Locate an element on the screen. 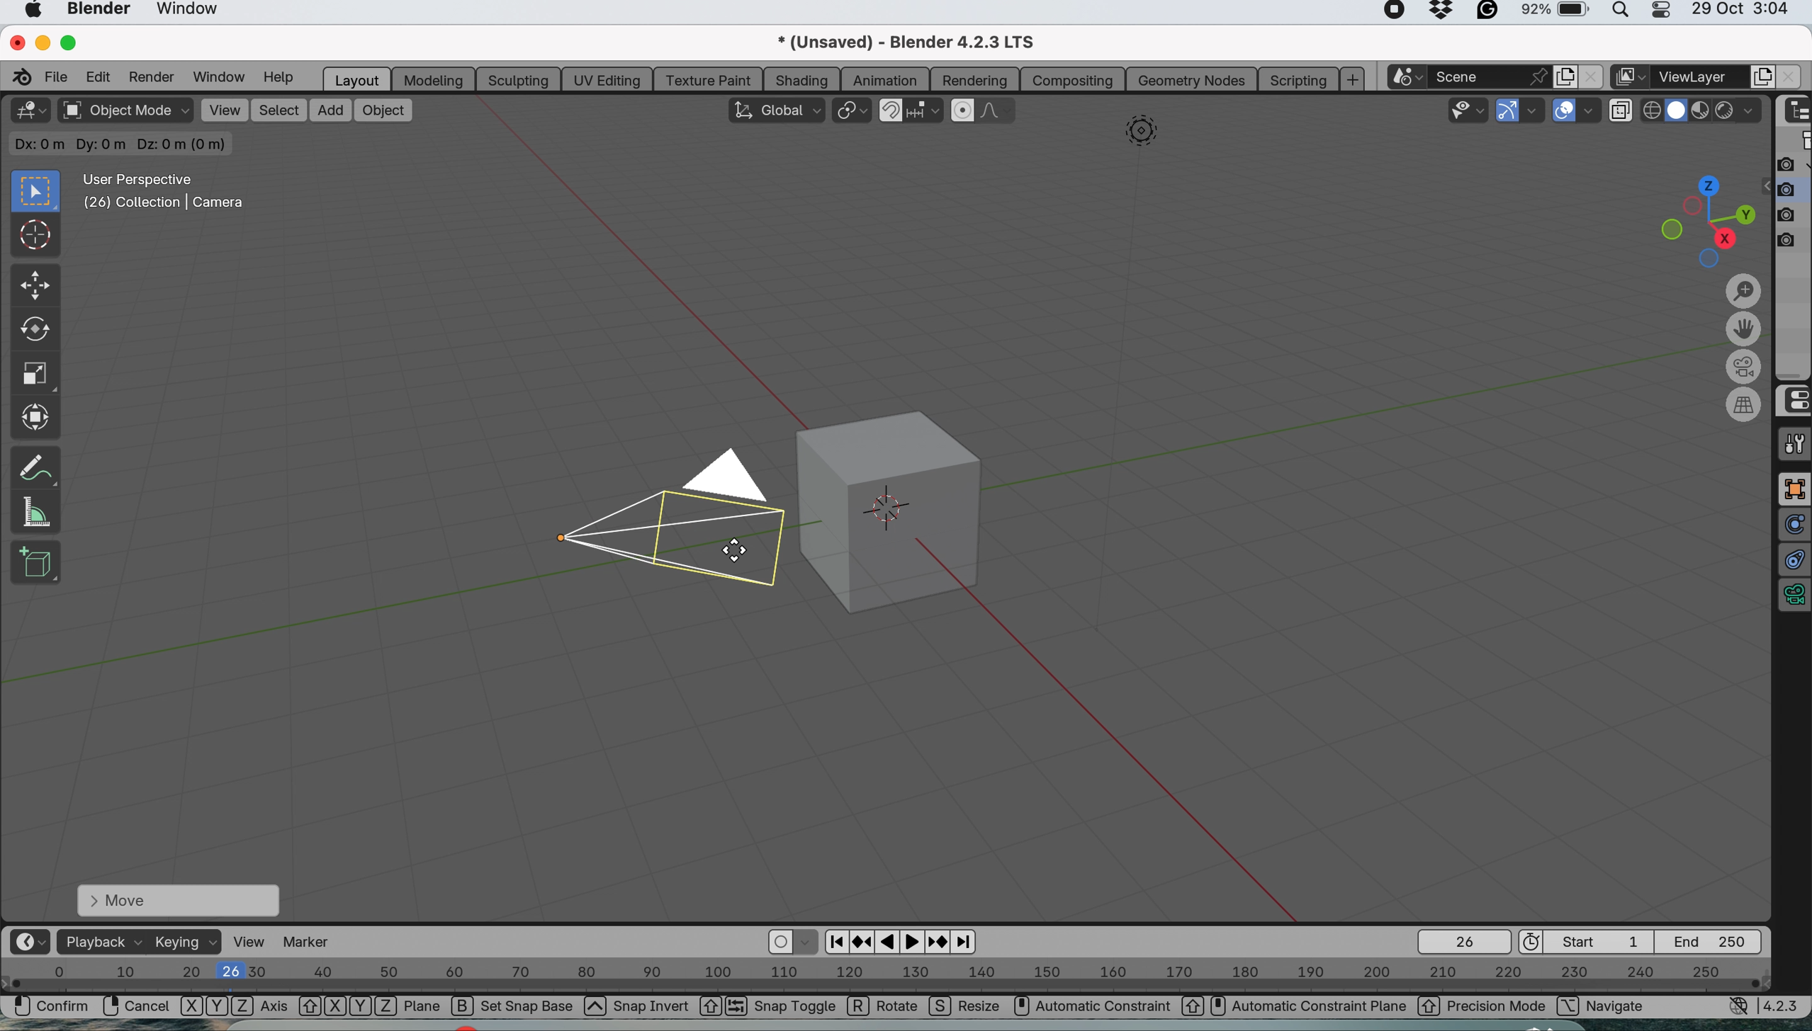 This screenshot has height=1031, width=1812. proportional editing object is located at coordinates (964, 110).